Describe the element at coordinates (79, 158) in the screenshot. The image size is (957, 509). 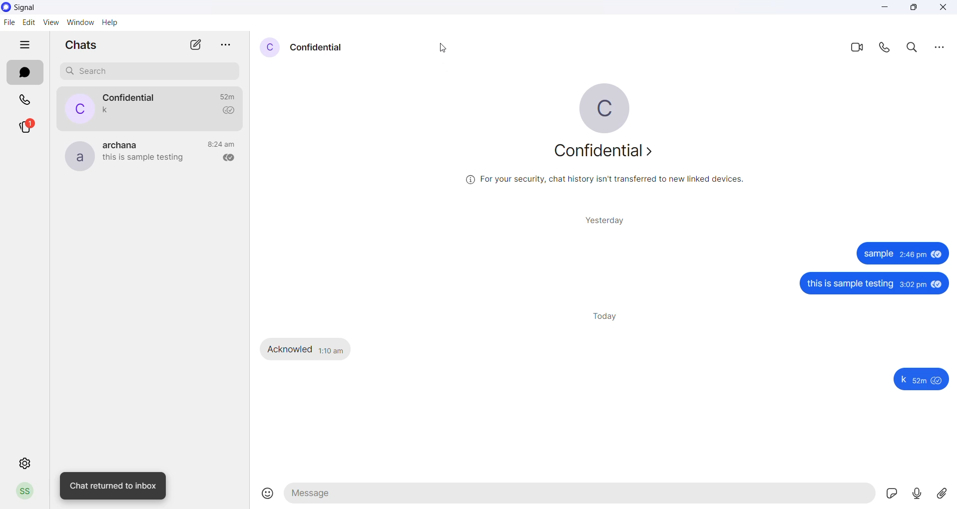
I see `profile picture` at that location.